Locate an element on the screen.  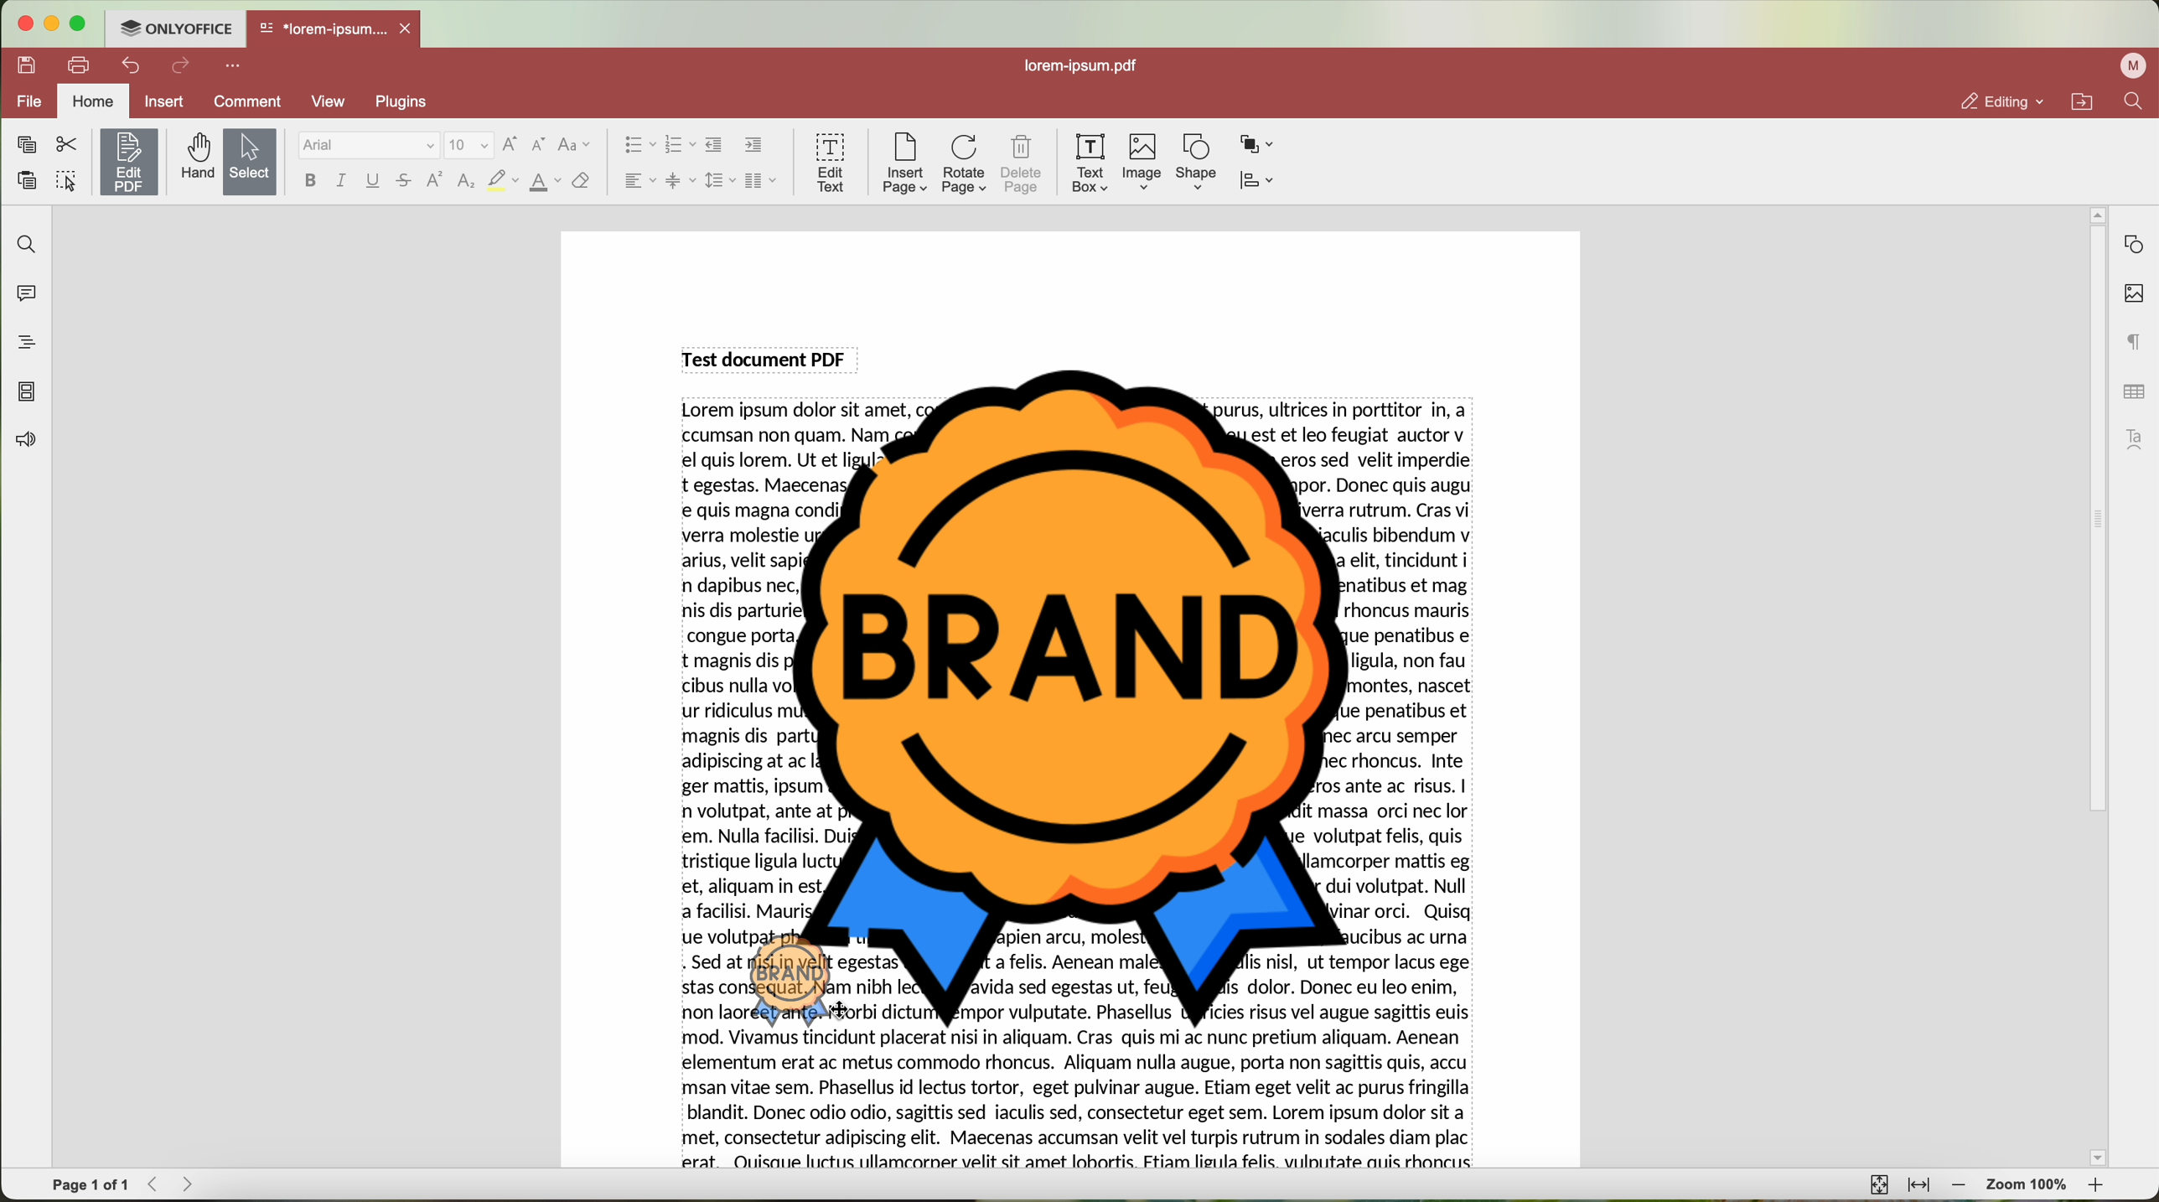
underline is located at coordinates (374, 184).